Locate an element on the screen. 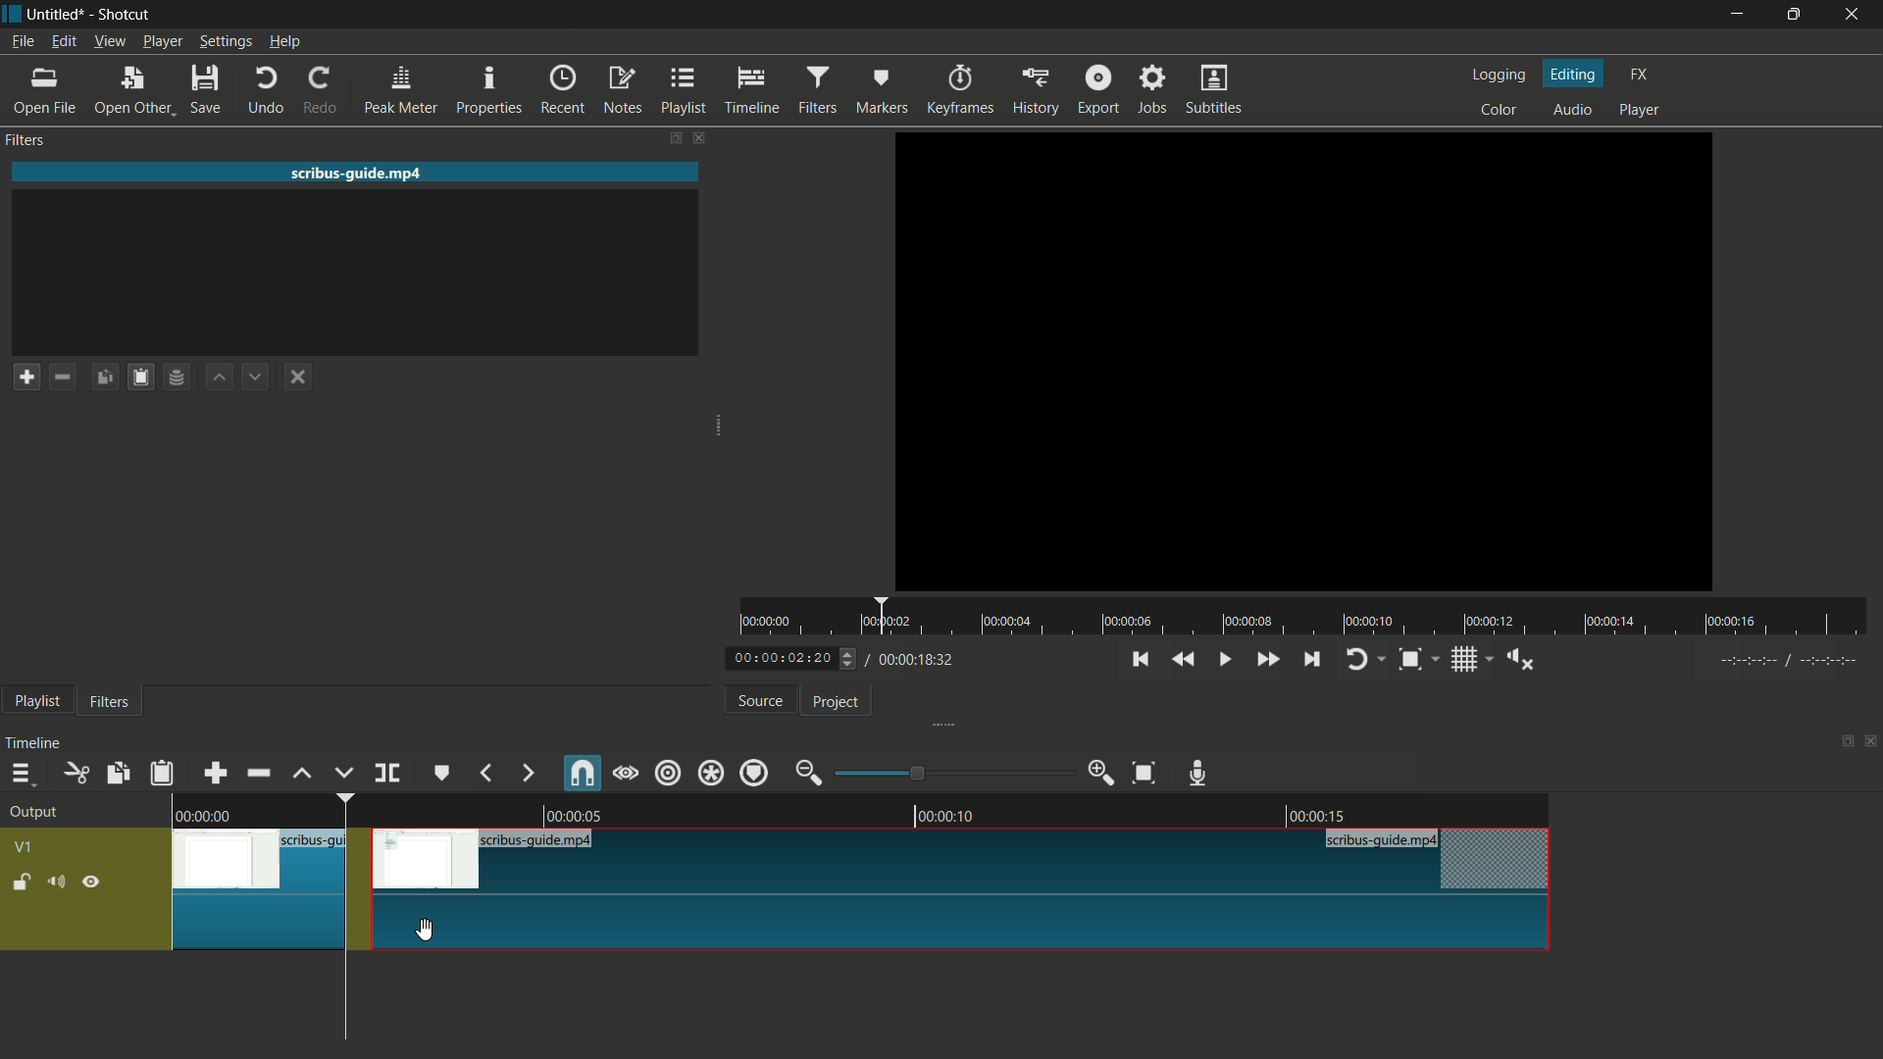  cut is located at coordinates (76, 773).